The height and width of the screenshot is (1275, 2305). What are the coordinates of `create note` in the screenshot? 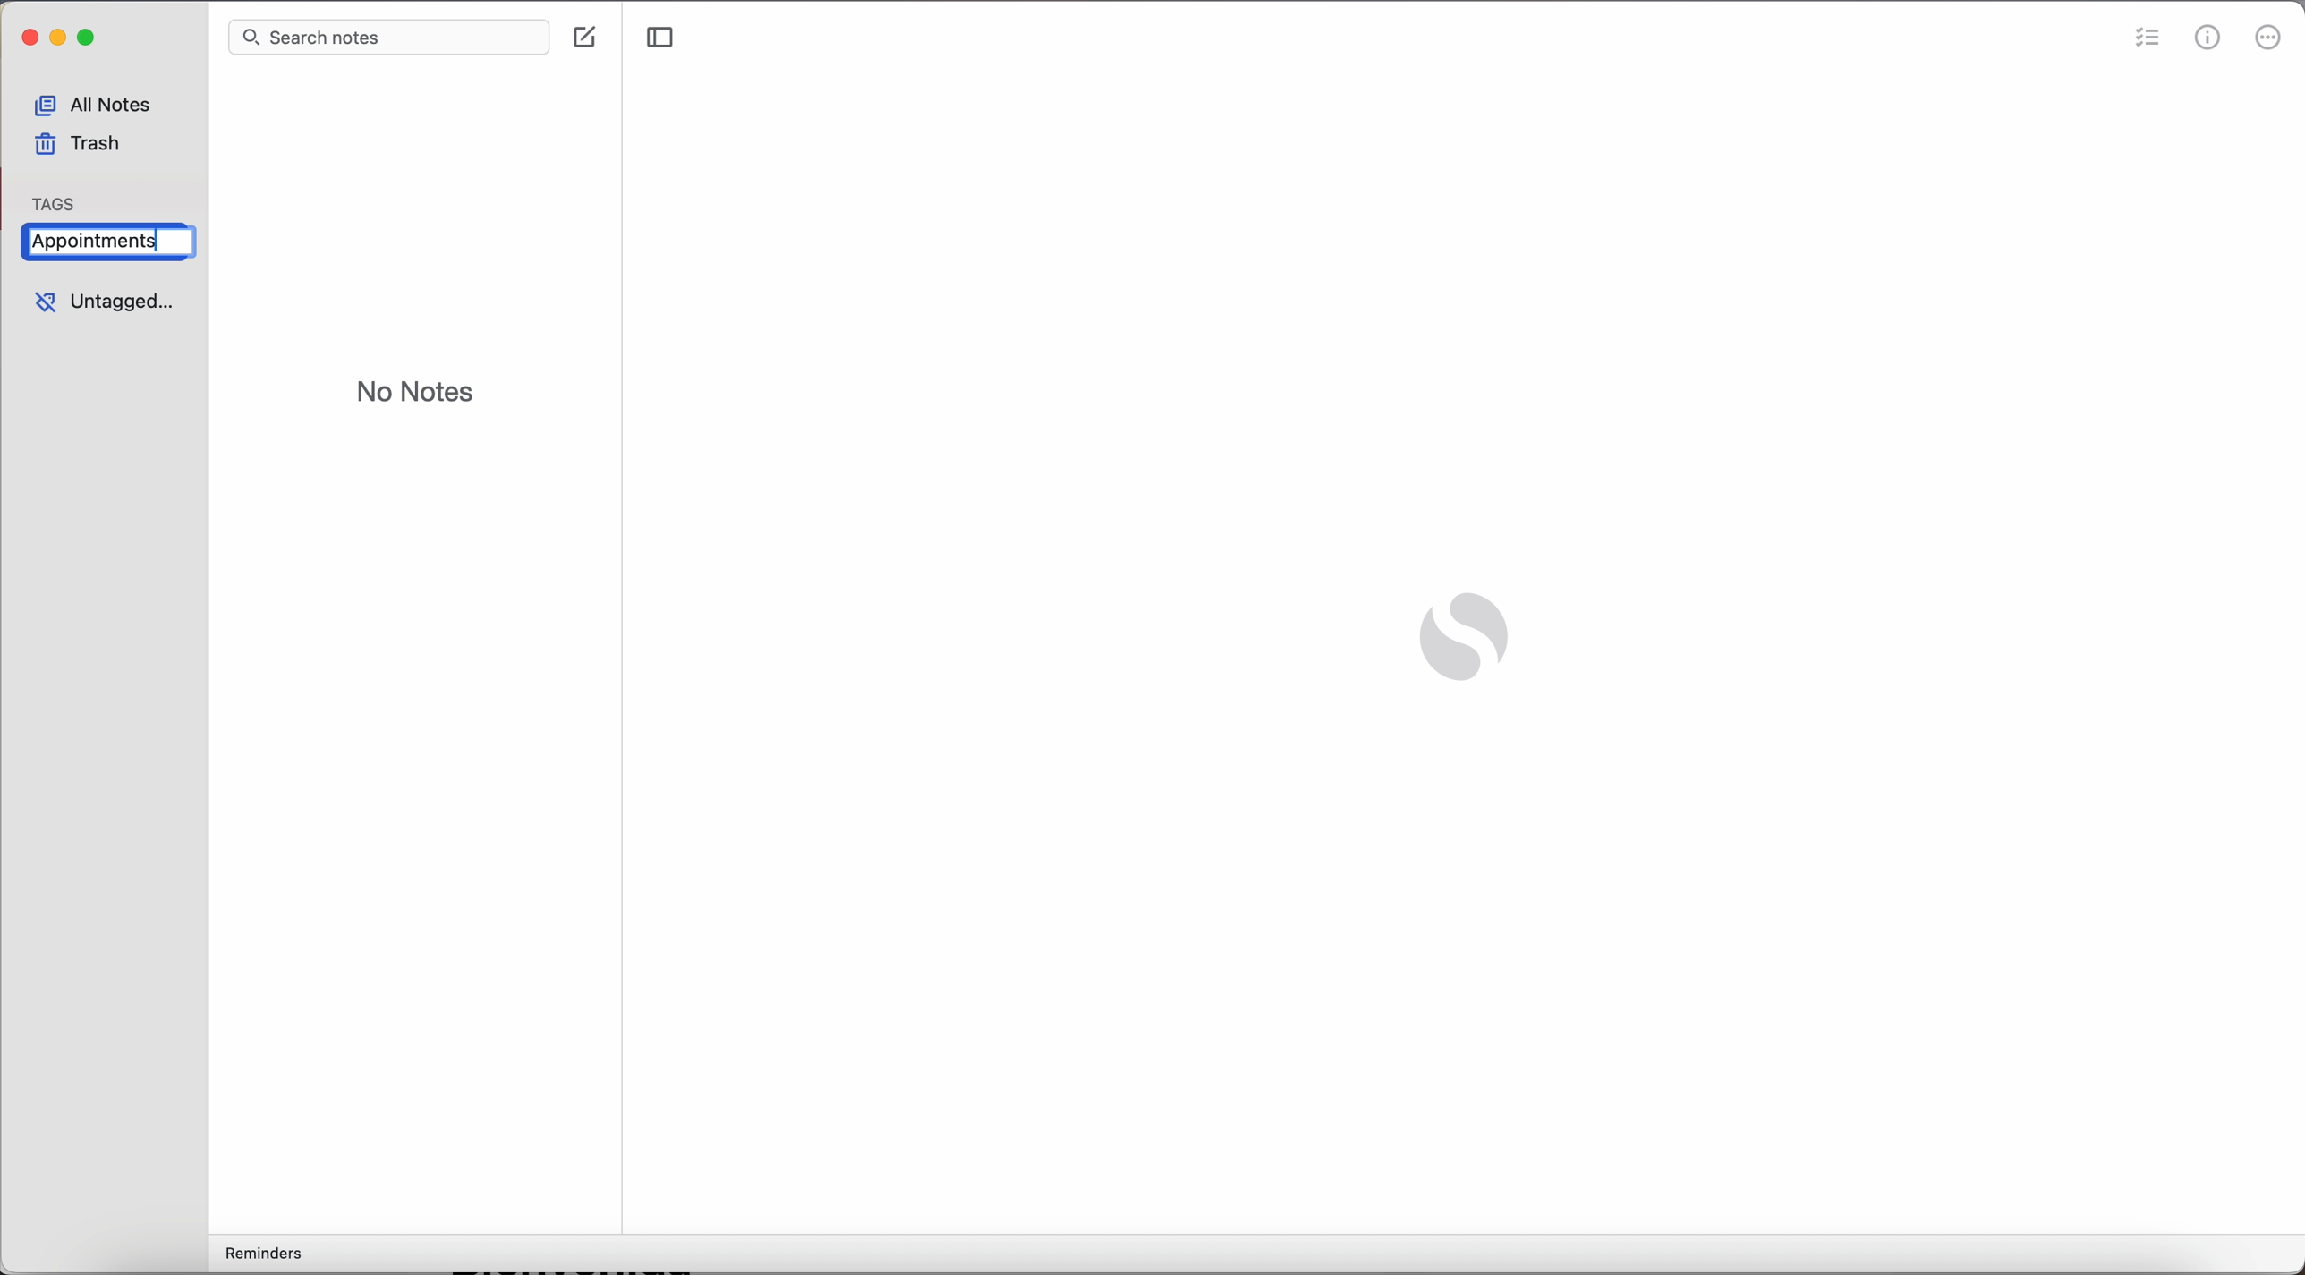 It's located at (588, 38).